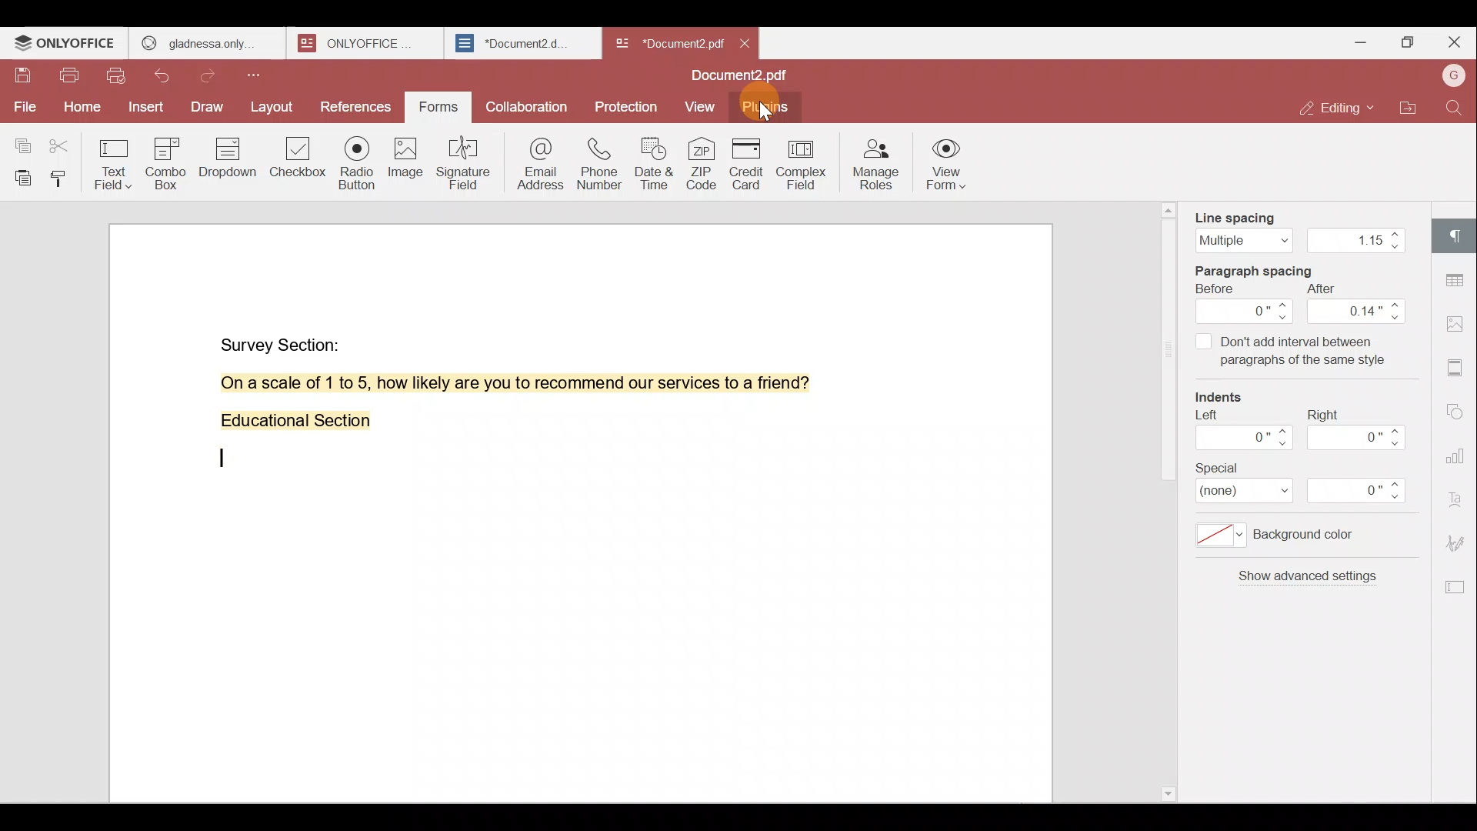 The height and width of the screenshot is (831, 1477). Describe the element at coordinates (1460, 326) in the screenshot. I see `Image settings` at that location.